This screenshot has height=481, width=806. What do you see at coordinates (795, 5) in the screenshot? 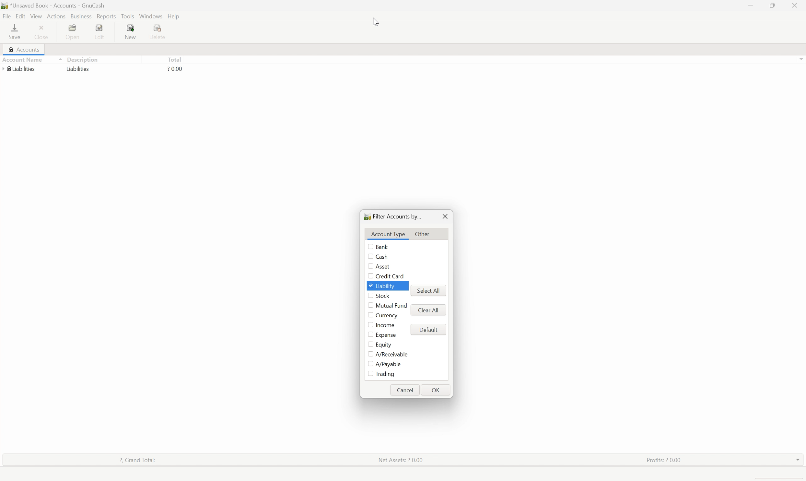
I see `close` at bounding box center [795, 5].